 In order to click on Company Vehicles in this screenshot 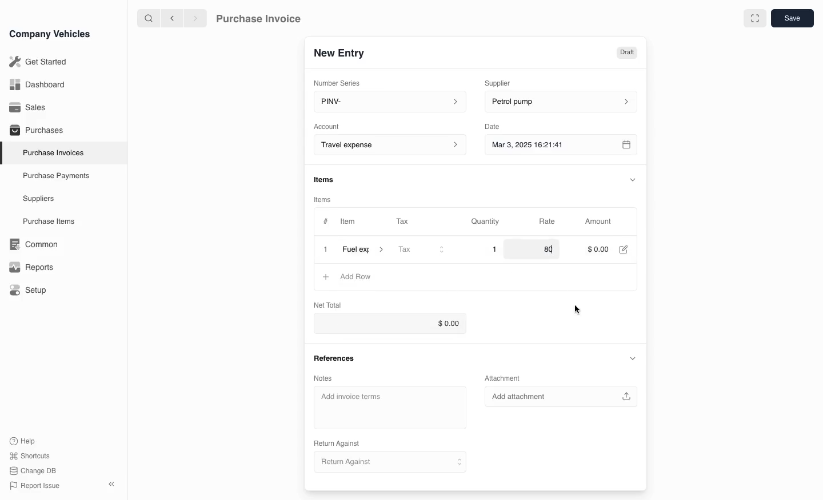, I will do `click(50, 34)`.